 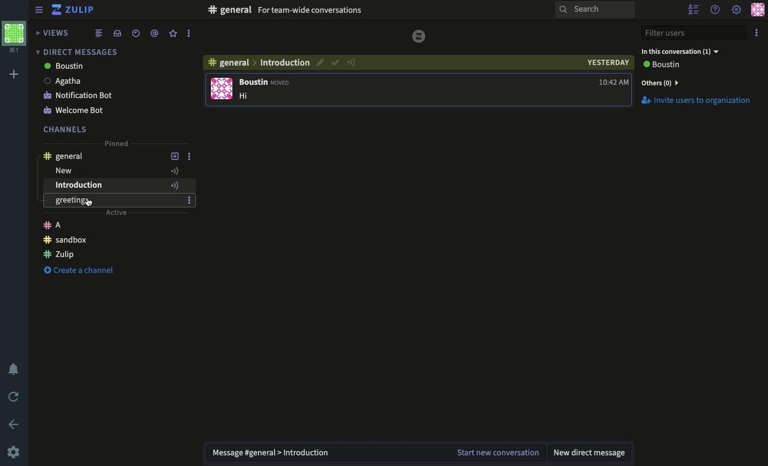 What do you see at coordinates (75, 52) in the screenshot?
I see `Direct messages` at bounding box center [75, 52].